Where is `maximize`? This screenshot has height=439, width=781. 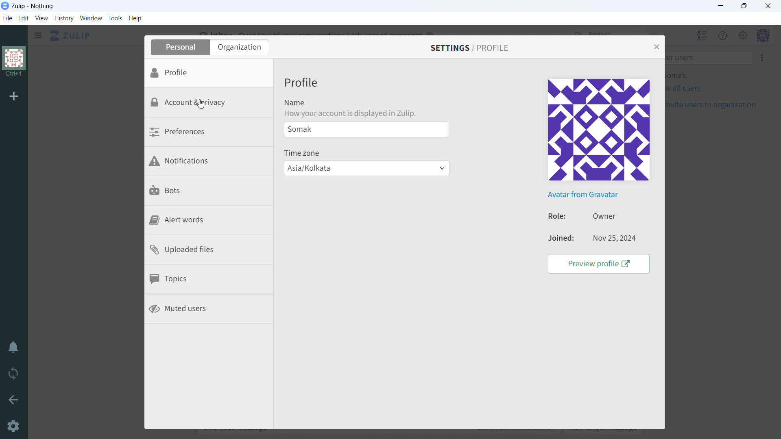
maximize is located at coordinates (744, 6).